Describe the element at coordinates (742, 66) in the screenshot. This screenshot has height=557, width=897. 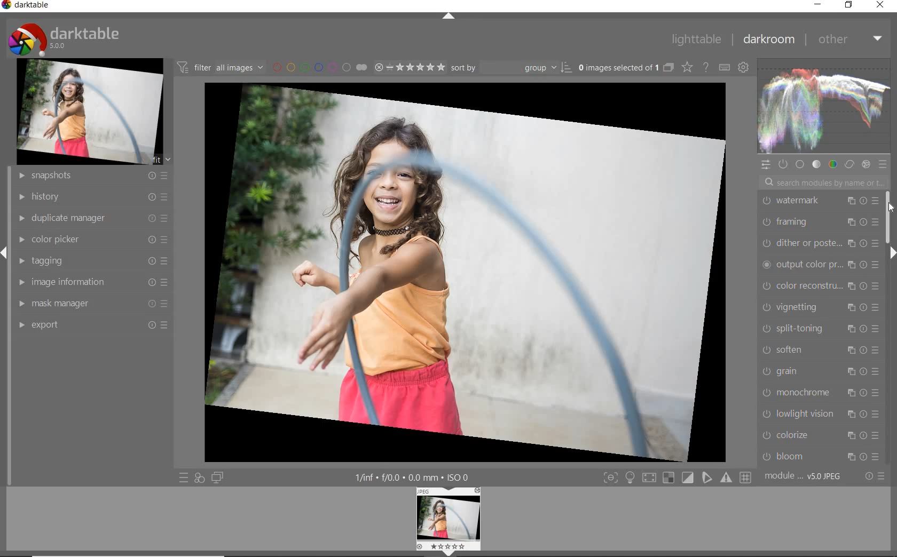
I see `show global preference` at that location.